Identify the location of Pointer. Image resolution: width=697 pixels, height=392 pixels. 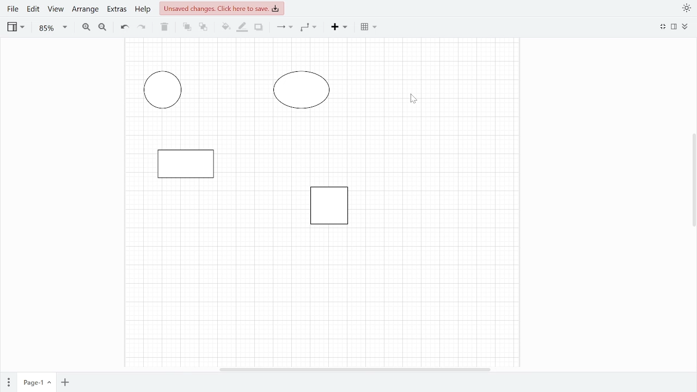
(413, 100).